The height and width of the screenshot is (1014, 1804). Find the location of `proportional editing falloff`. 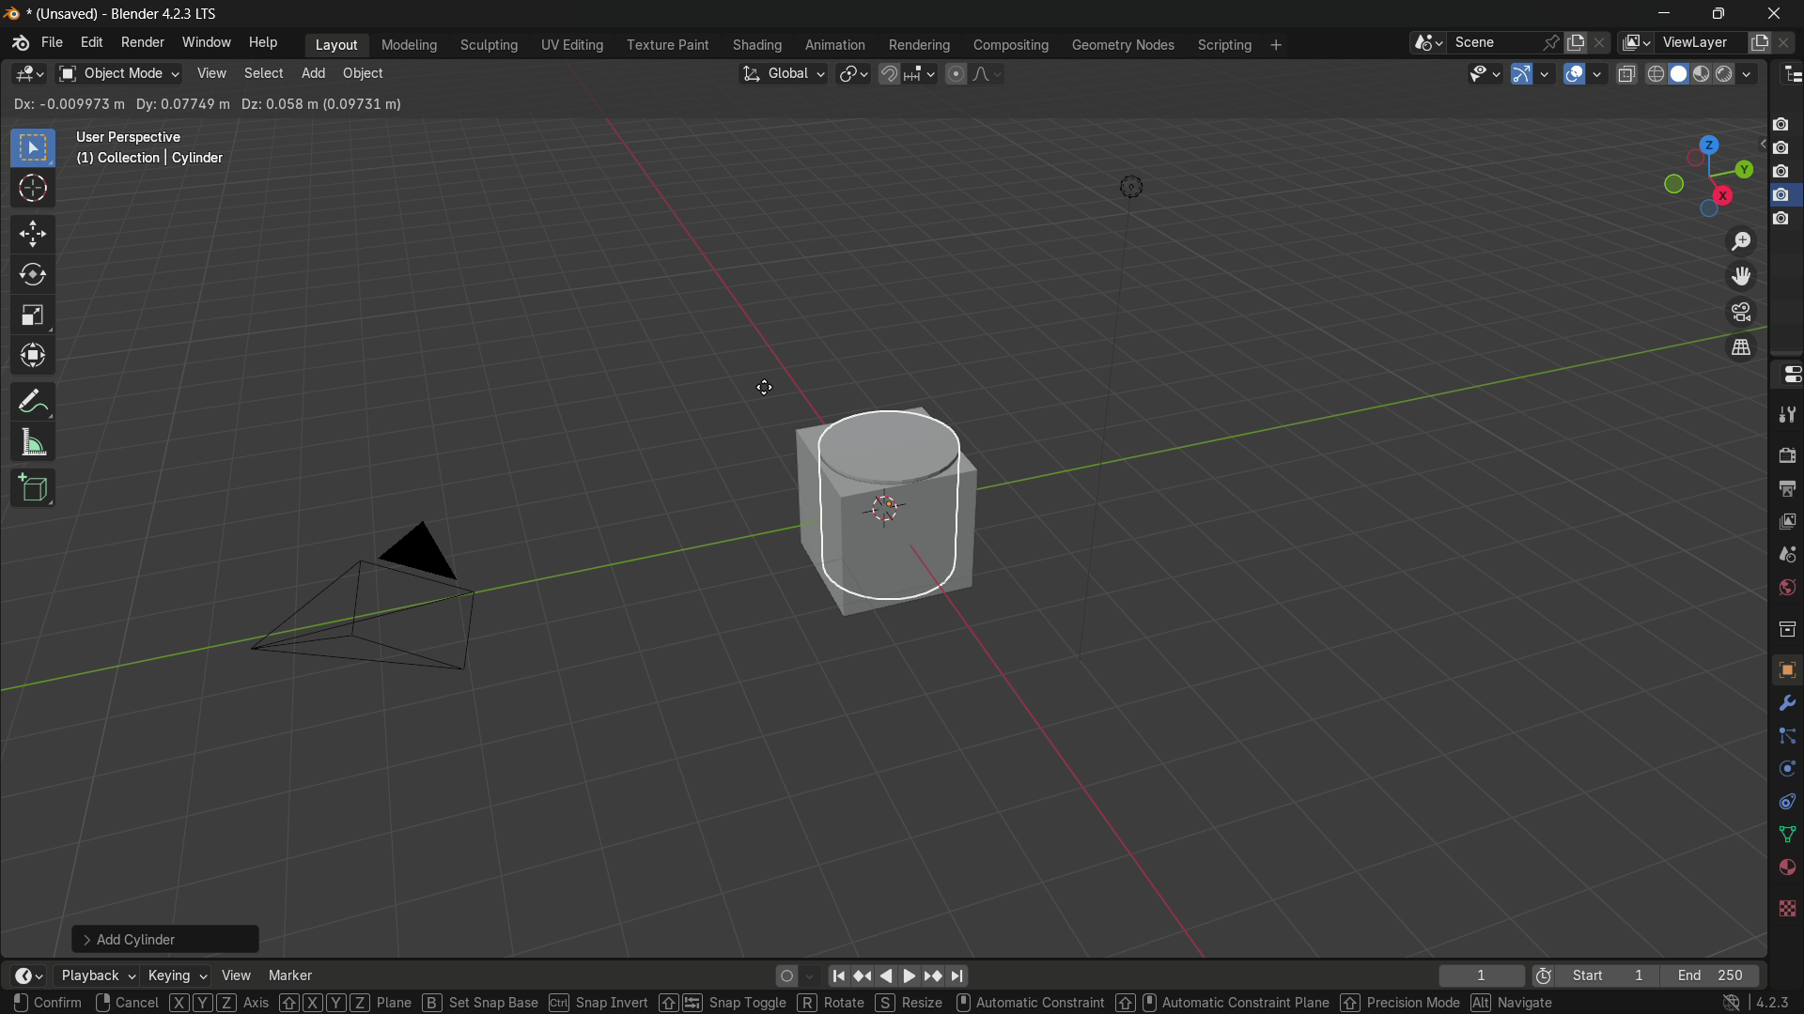

proportional editing falloff is located at coordinates (987, 74).